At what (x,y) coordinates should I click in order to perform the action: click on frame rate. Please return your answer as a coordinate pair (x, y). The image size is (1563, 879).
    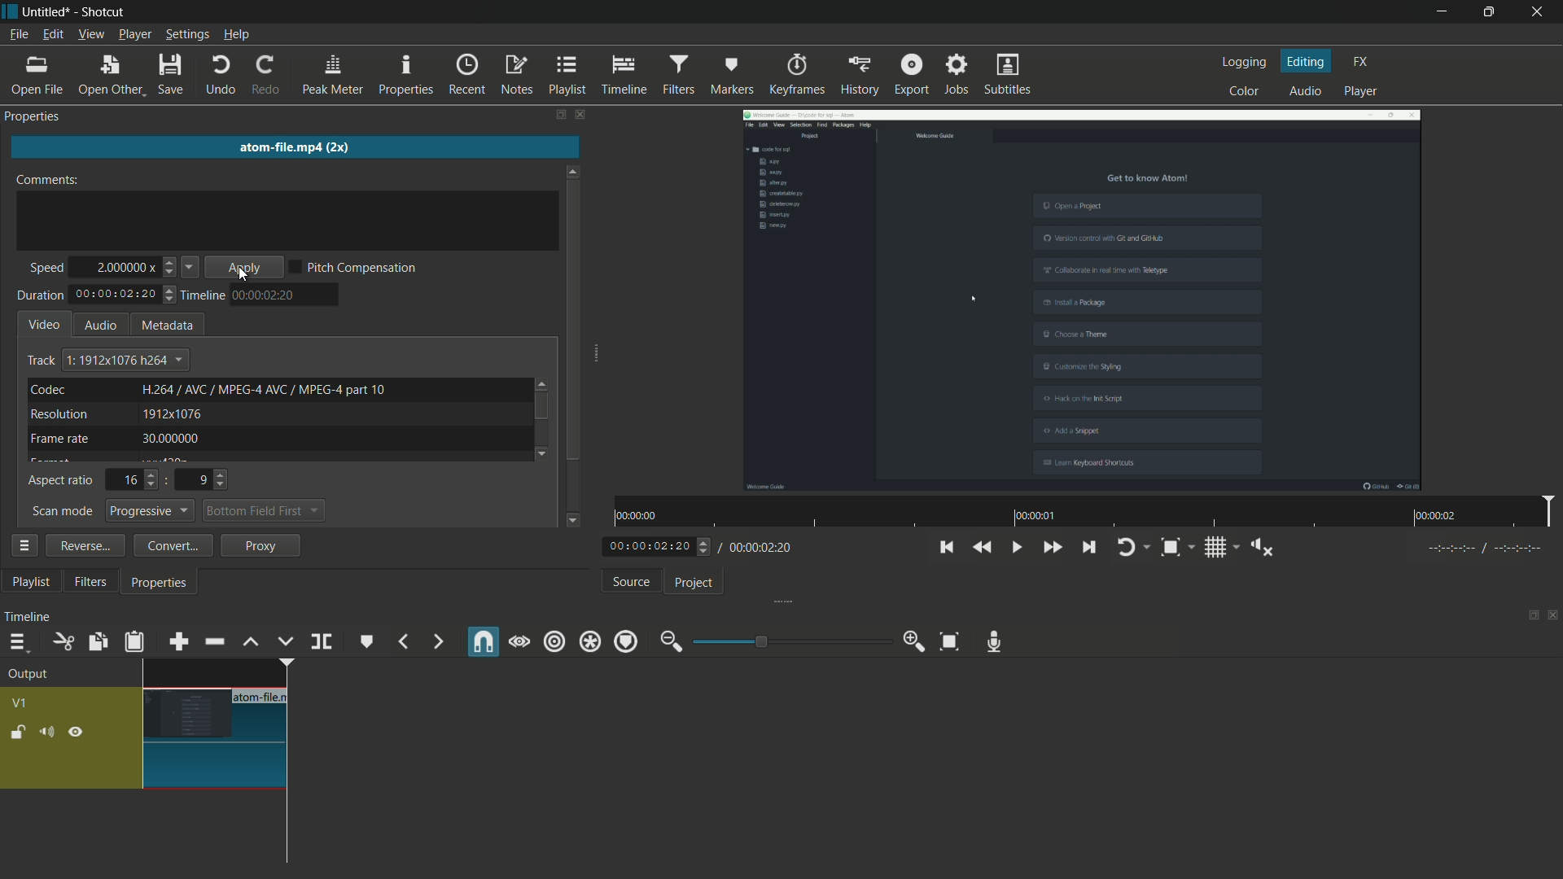
    Looking at the image, I should click on (59, 439).